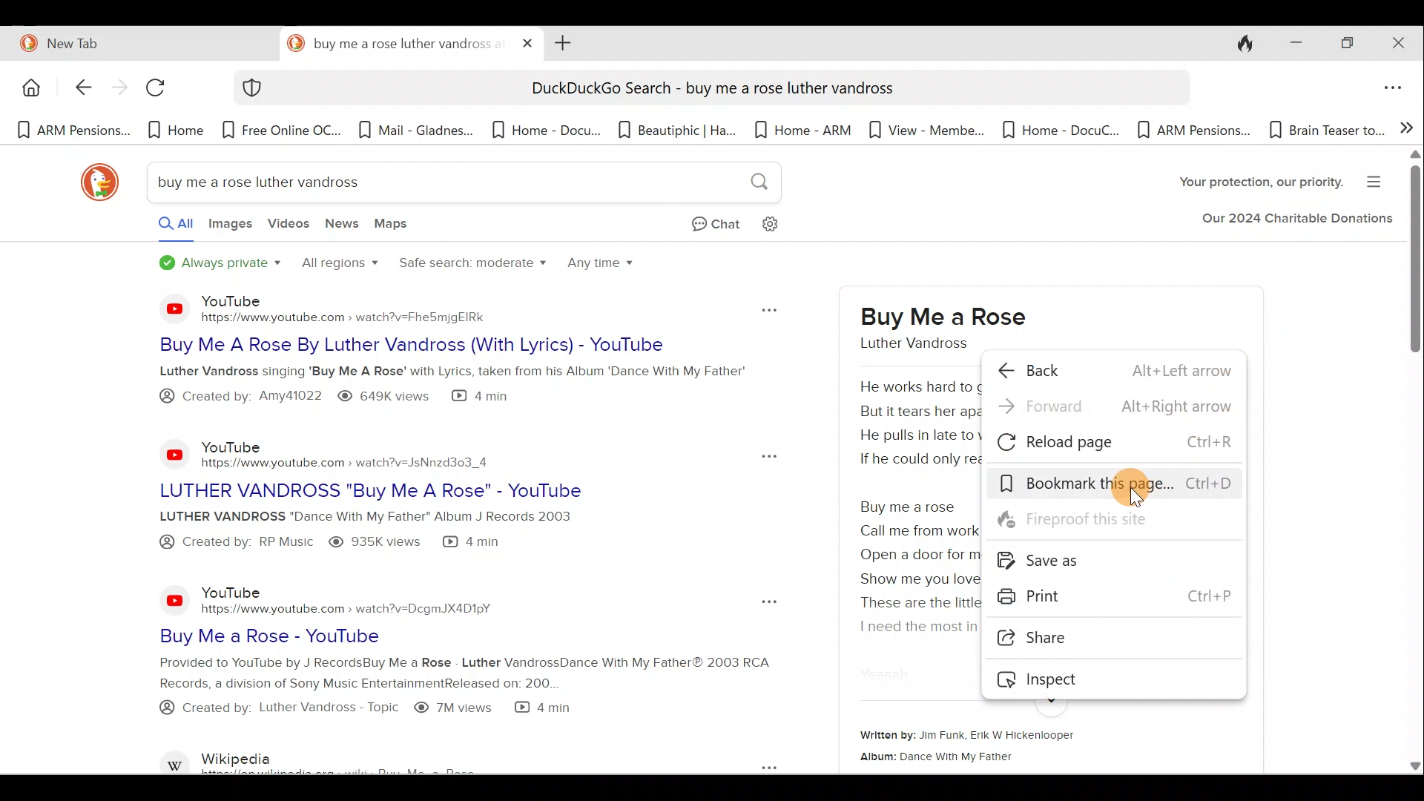  Describe the element at coordinates (75, 89) in the screenshot. I see `Back` at that location.